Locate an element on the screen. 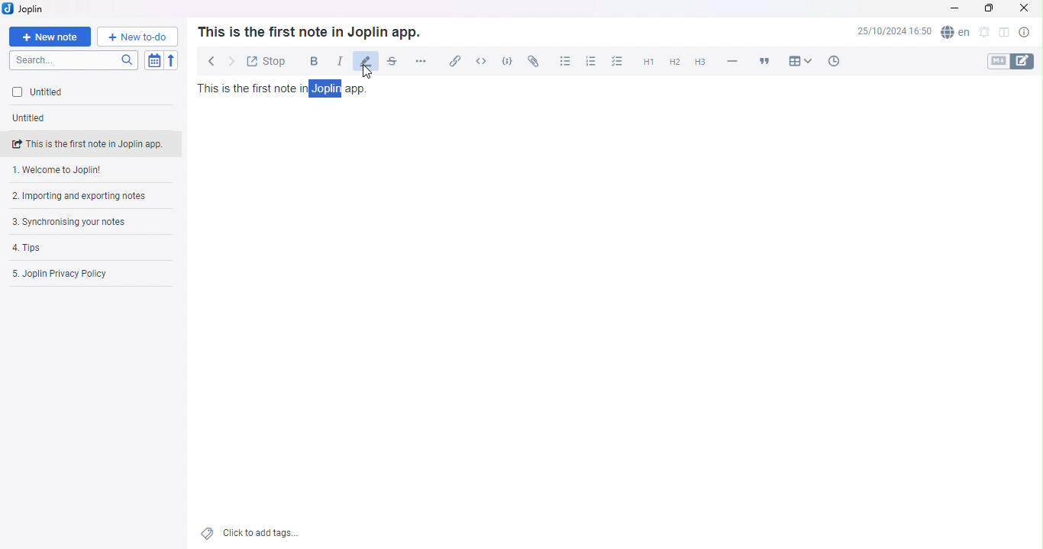 The width and height of the screenshot is (1043, 549). More options is located at coordinates (423, 60).